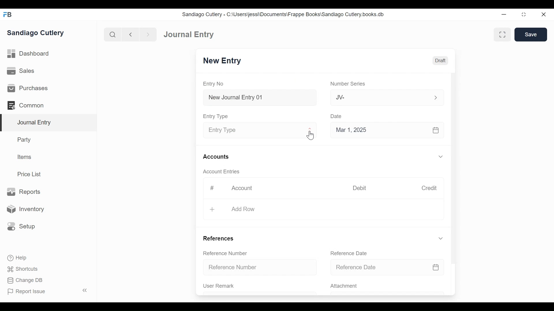 The height and width of the screenshot is (311, 554). I want to click on toggle between form and full width, so click(504, 35).